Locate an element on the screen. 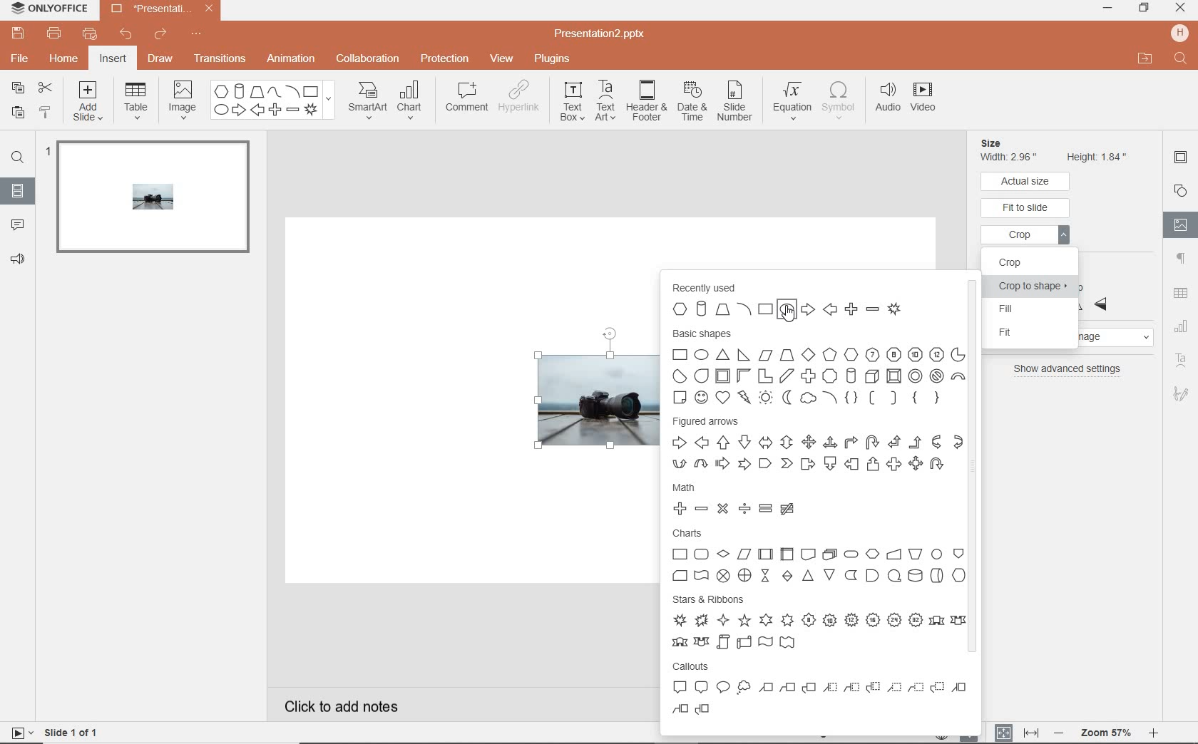  spell check is located at coordinates (971, 737).